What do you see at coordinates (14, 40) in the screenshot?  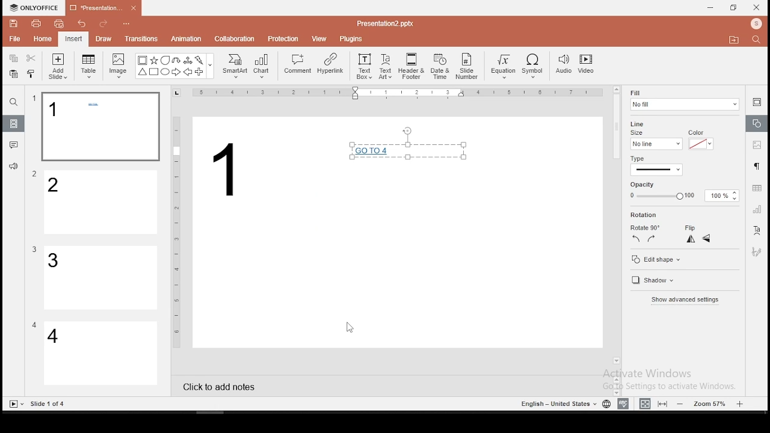 I see `file` at bounding box center [14, 40].